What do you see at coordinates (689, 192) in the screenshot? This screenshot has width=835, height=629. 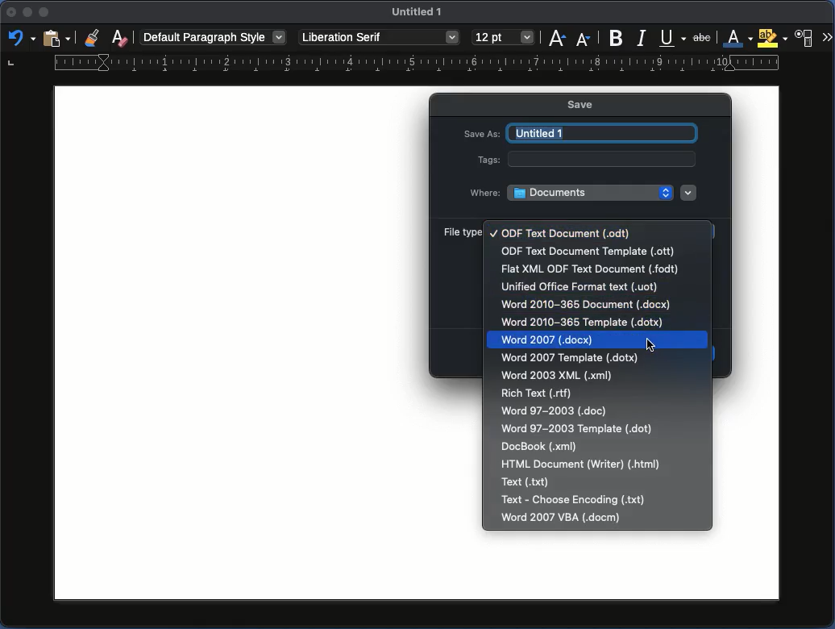 I see `Dropdown` at bounding box center [689, 192].